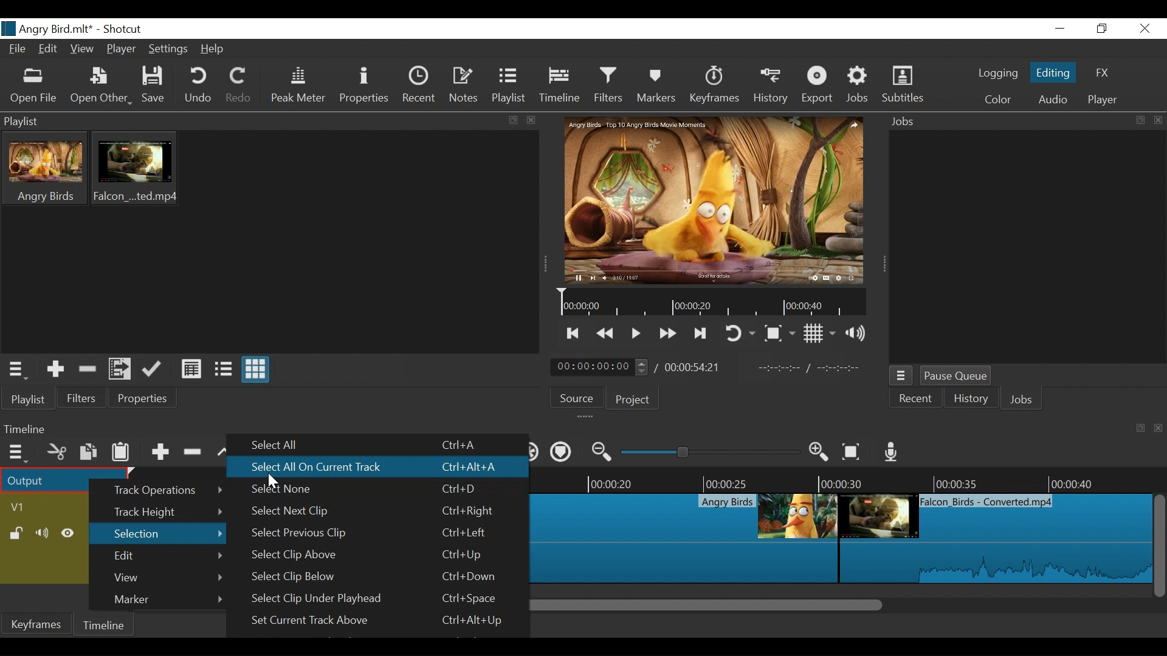  What do you see at coordinates (224, 452) in the screenshot?
I see `lift` at bounding box center [224, 452].